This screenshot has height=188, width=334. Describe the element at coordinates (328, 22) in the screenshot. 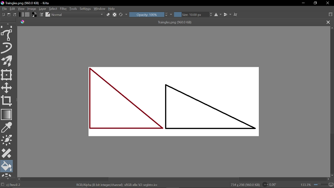

I see `CLose current tab` at that location.